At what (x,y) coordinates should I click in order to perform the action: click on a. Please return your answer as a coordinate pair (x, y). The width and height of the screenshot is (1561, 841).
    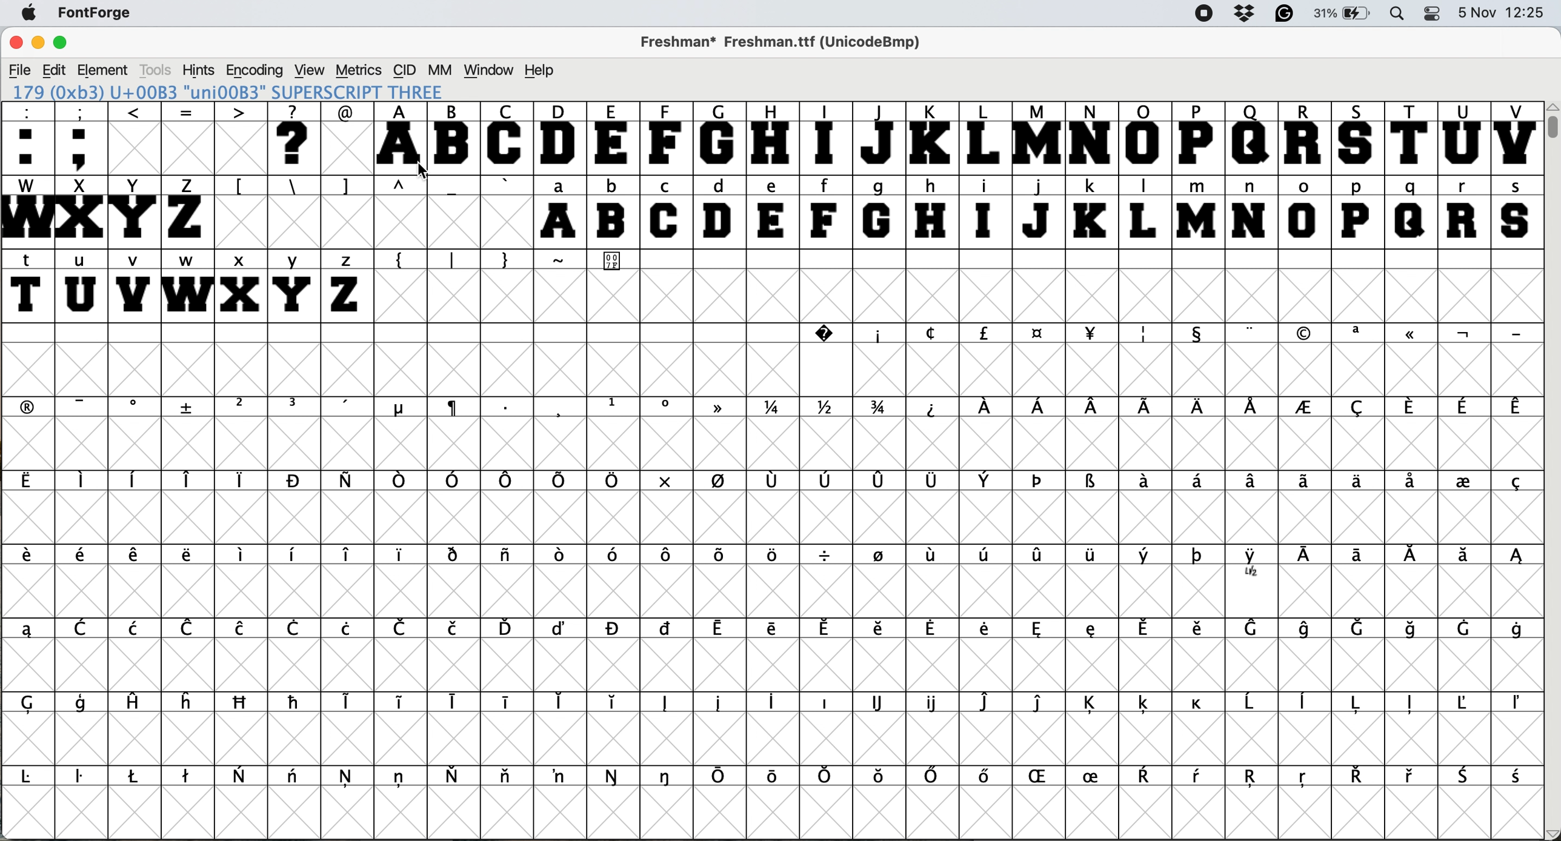
    Looking at the image, I should click on (561, 211).